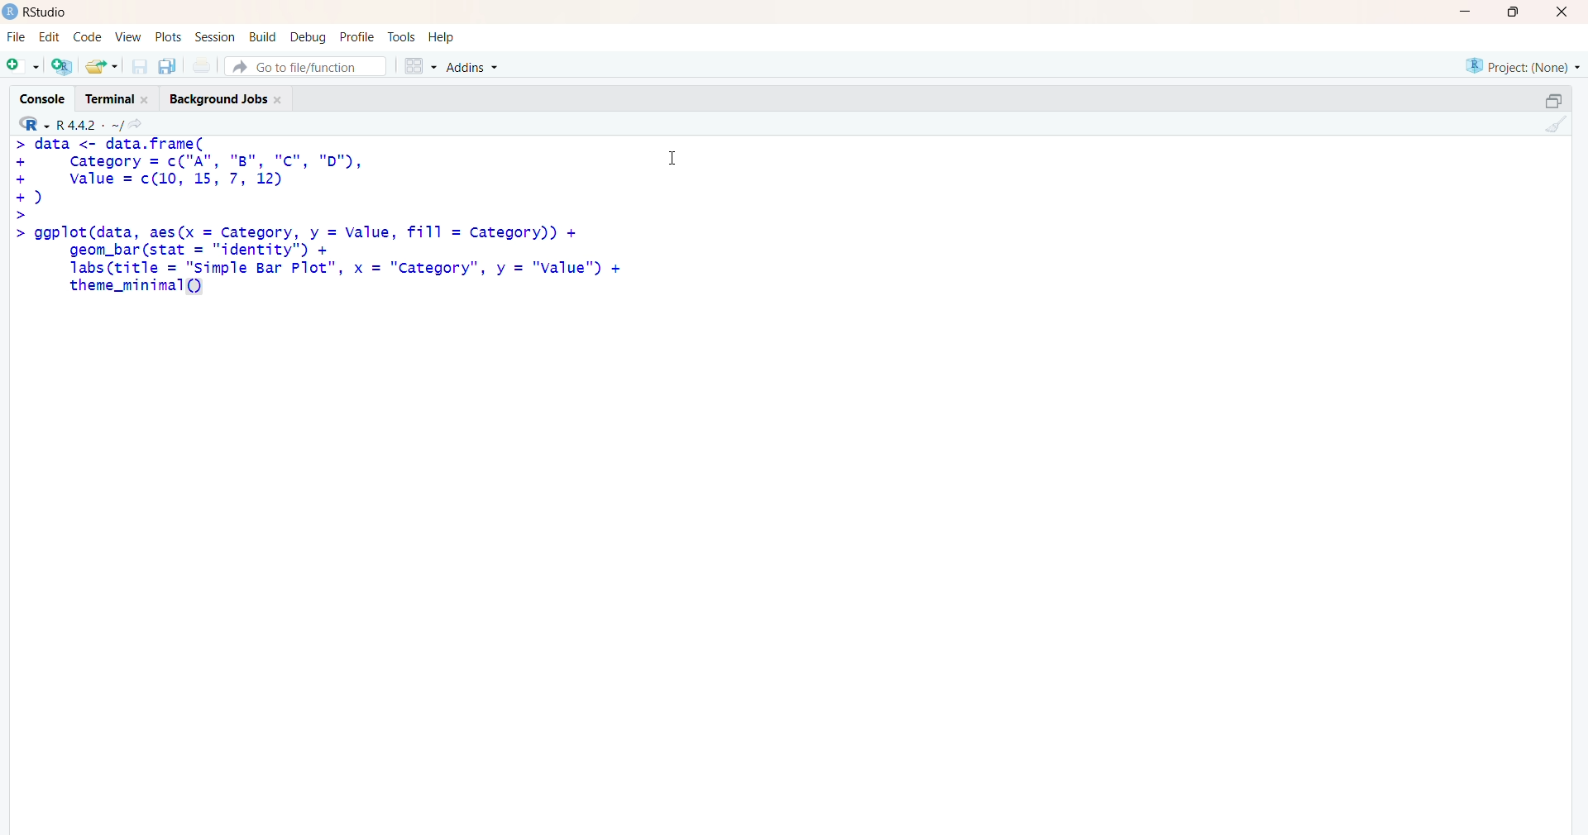 The image size is (1588, 835). I want to click on Close, so click(1559, 12).